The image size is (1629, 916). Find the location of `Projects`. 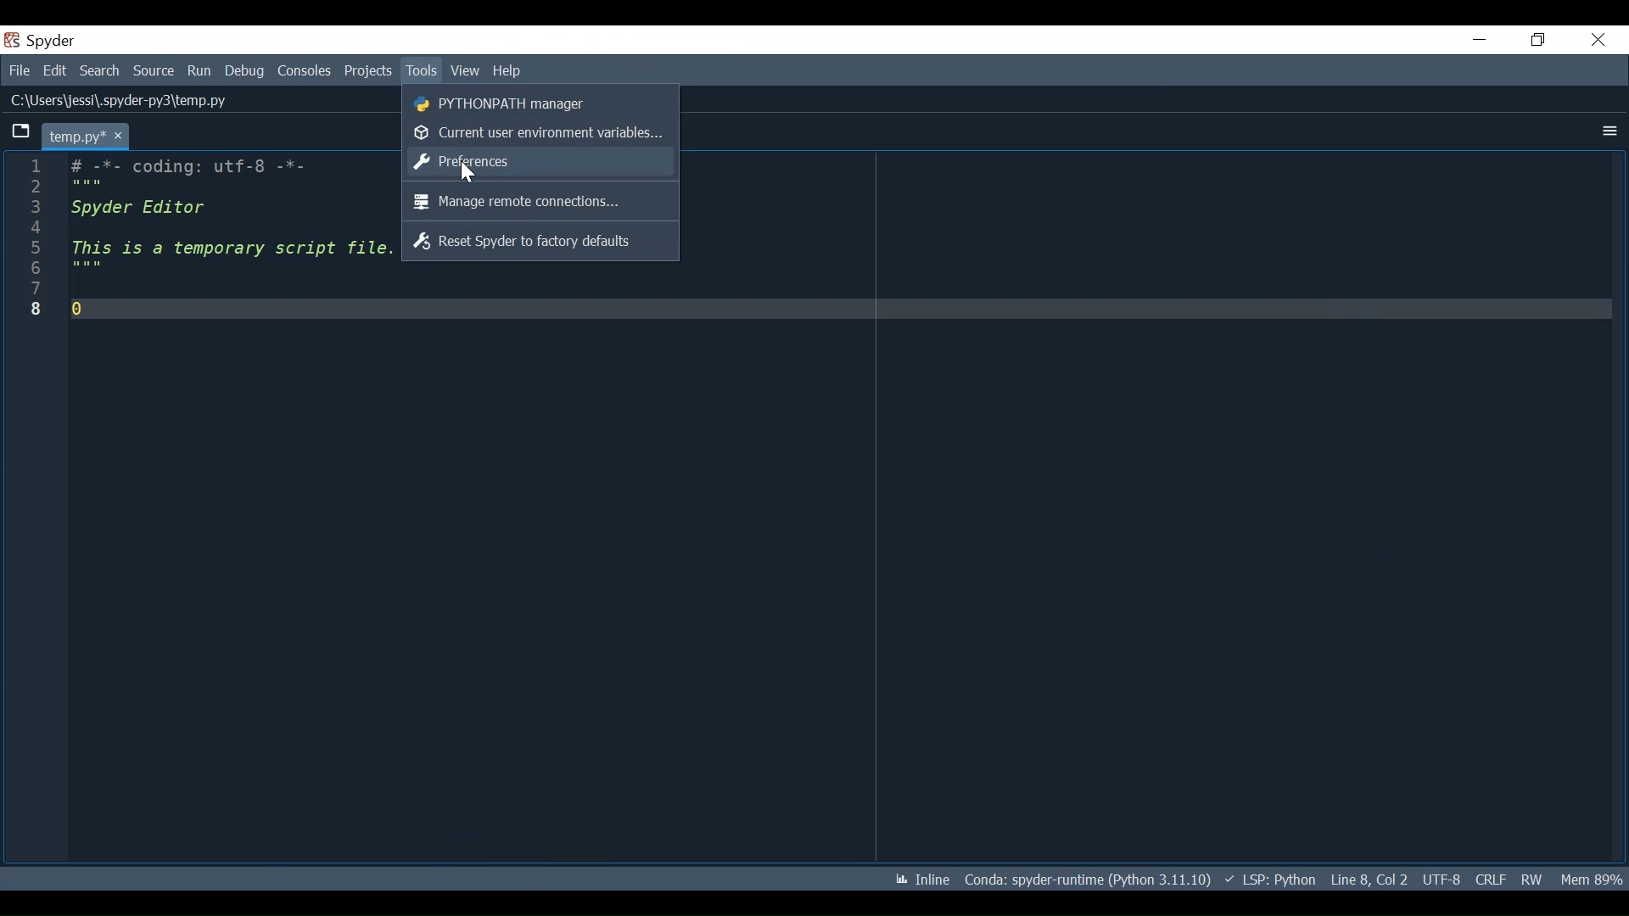

Projects is located at coordinates (368, 72).